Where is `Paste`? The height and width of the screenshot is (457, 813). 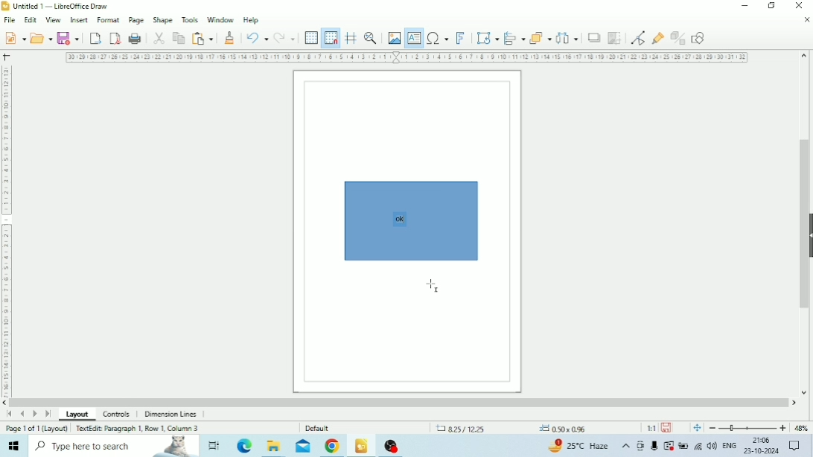
Paste is located at coordinates (203, 39).